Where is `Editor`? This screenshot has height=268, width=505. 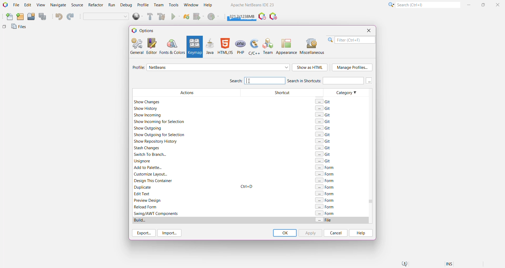
Editor is located at coordinates (150, 46).